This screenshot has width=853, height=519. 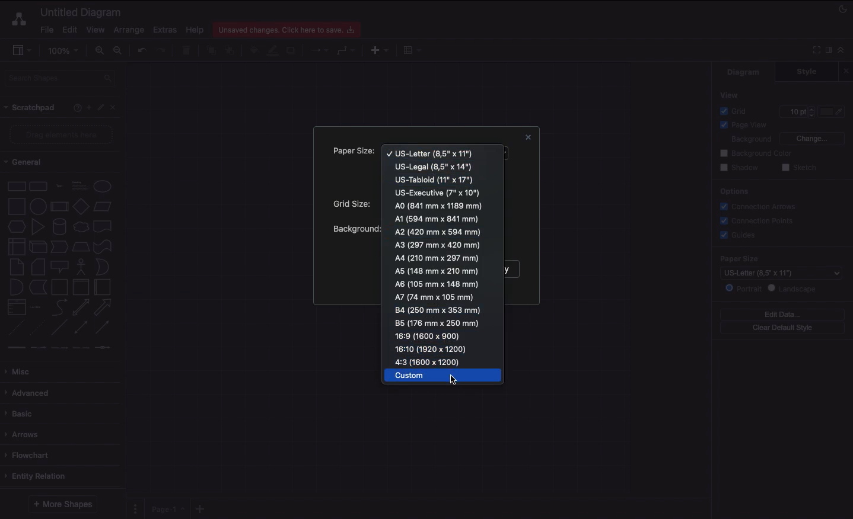 I want to click on Cloud, so click(x=80, y=227).